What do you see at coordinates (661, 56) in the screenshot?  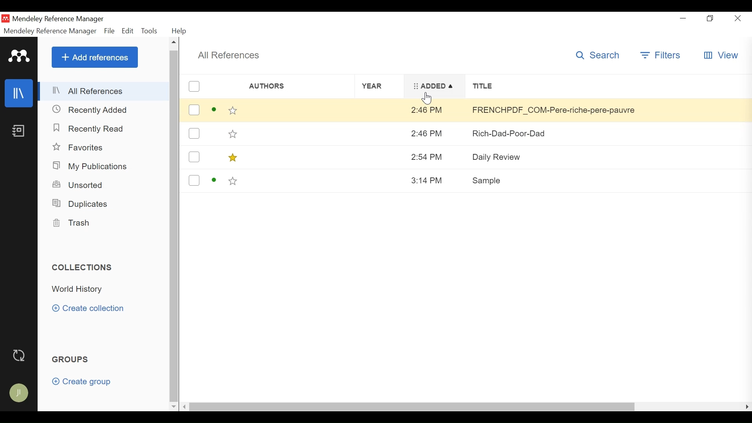 I see `Filter` at bounding box center [661, 56].